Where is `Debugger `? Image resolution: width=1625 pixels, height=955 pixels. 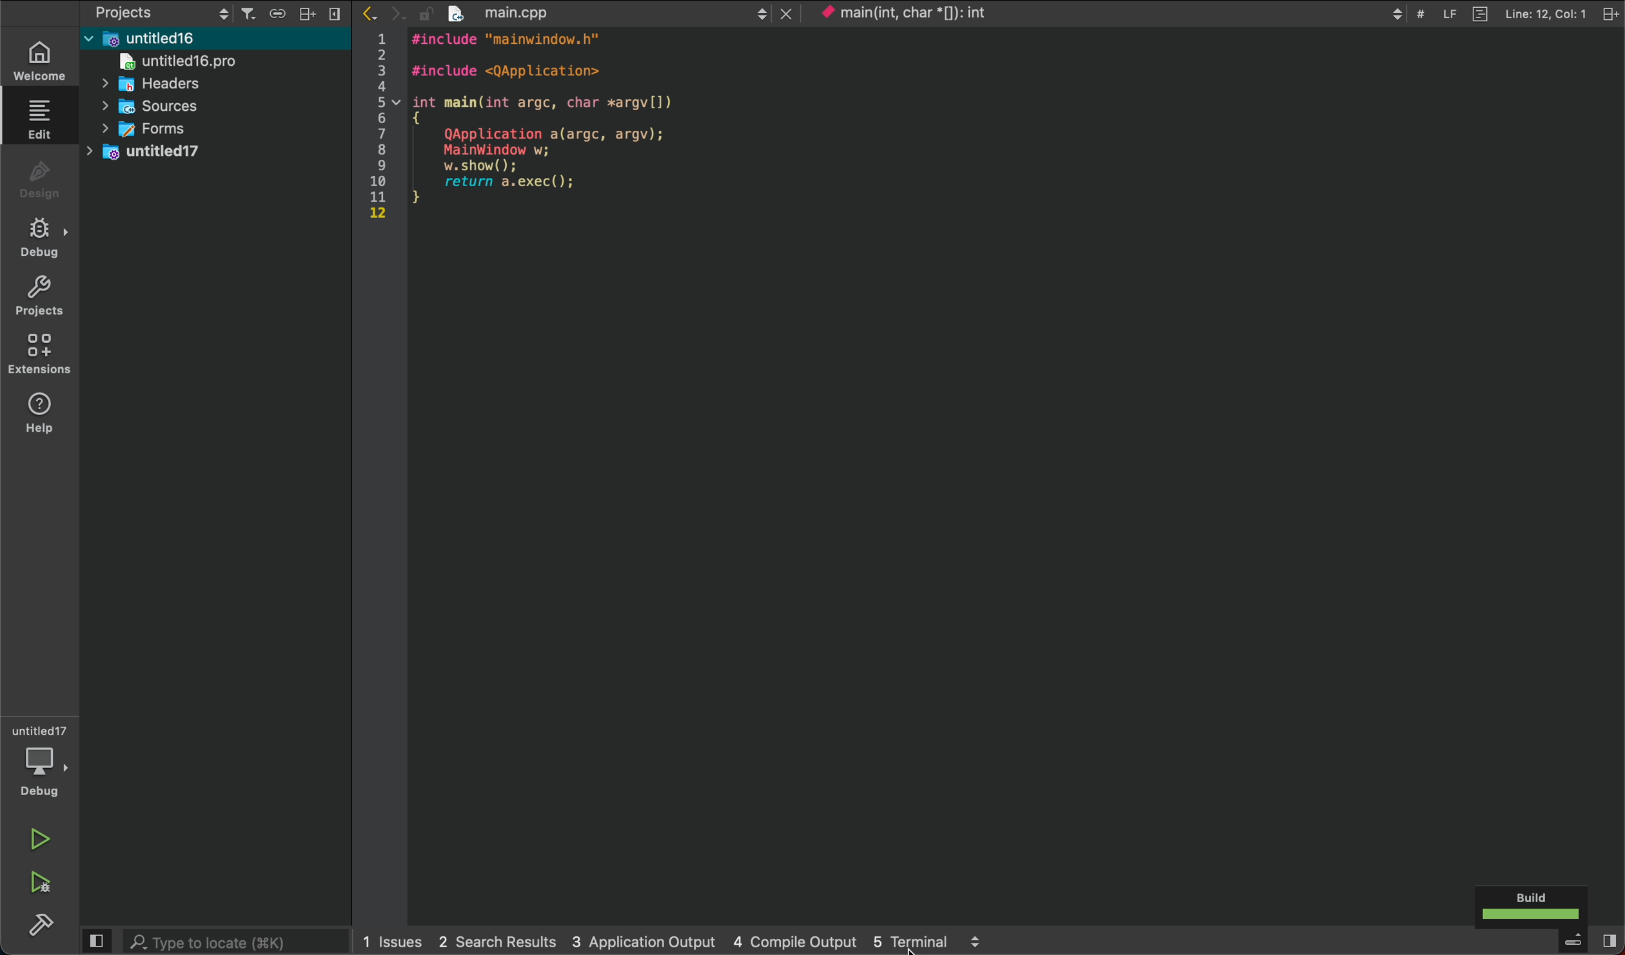 Debugger  is located at coordinates (41, 760).